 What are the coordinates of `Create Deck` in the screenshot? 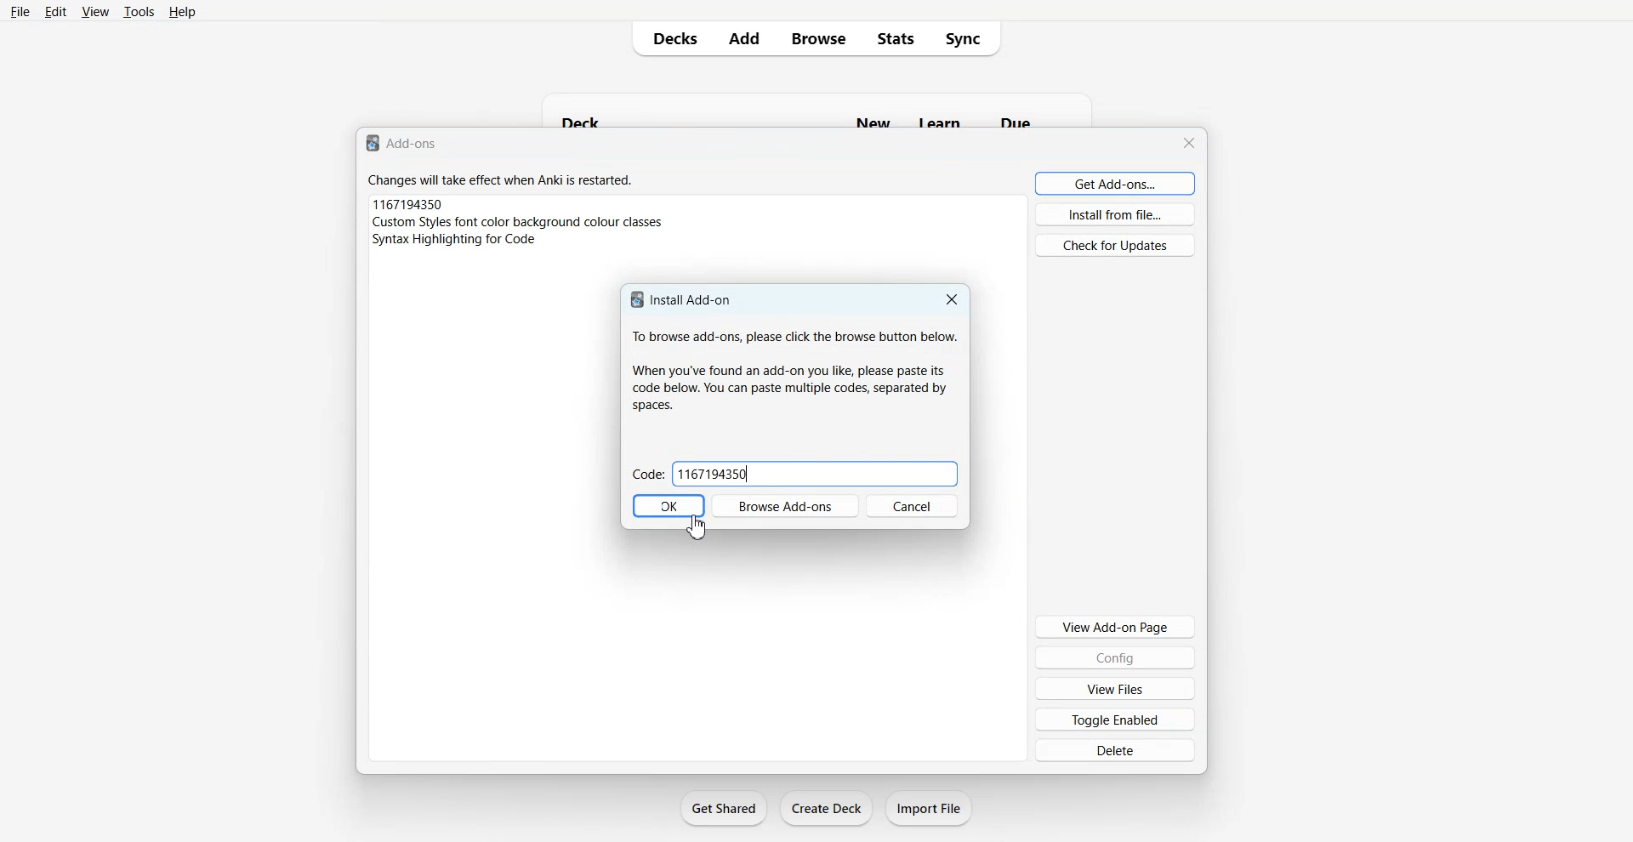 It's located at (826, 808).